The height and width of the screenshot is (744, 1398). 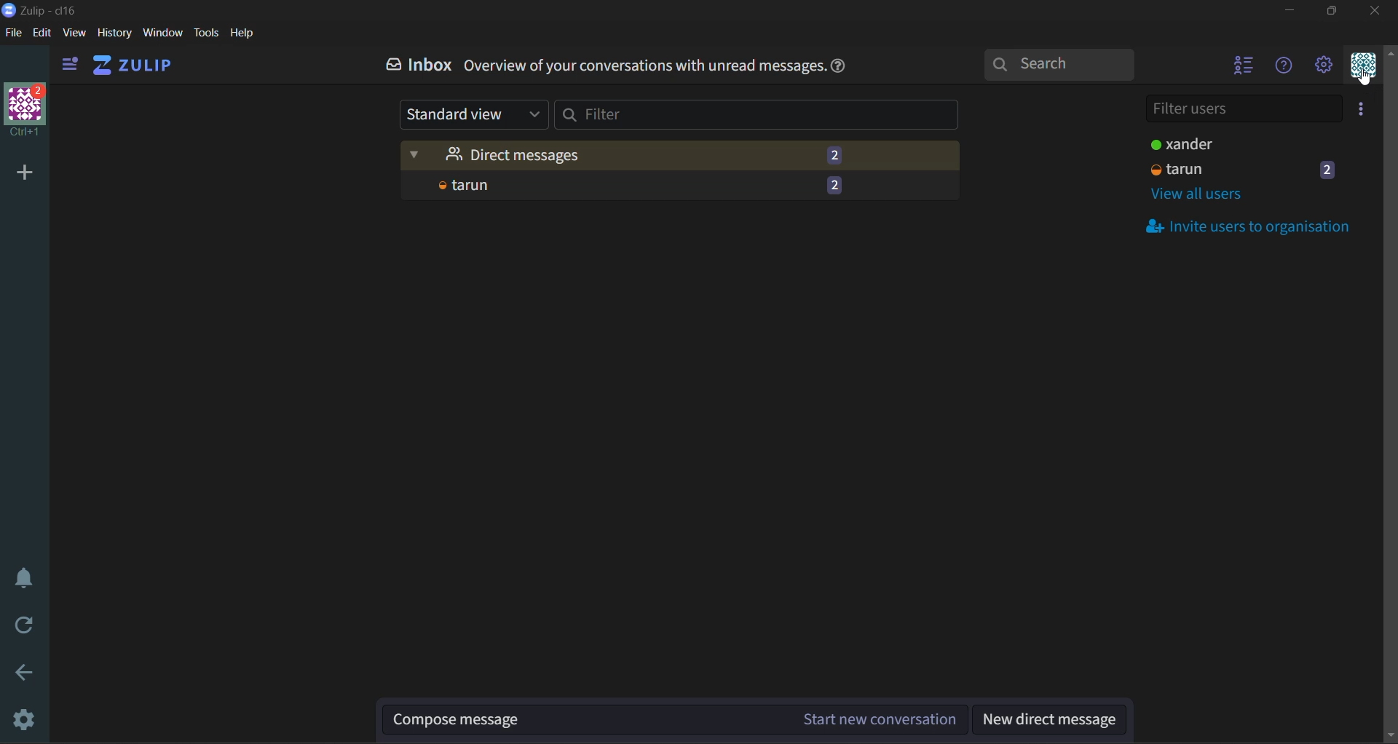 I want to click on minimize, so click(x=1292, y=12).